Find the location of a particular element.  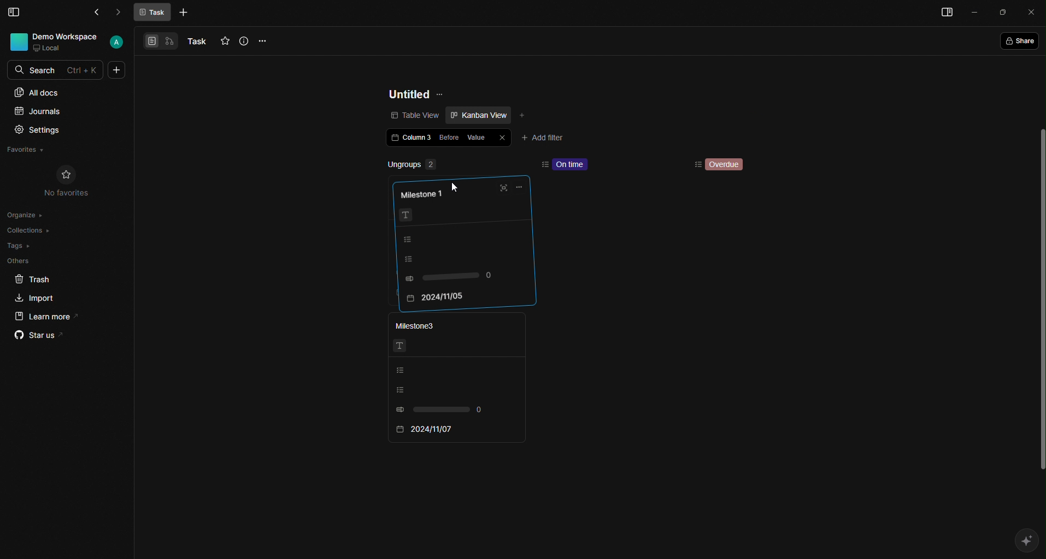

Learn more is located at coordinates (51, 316).